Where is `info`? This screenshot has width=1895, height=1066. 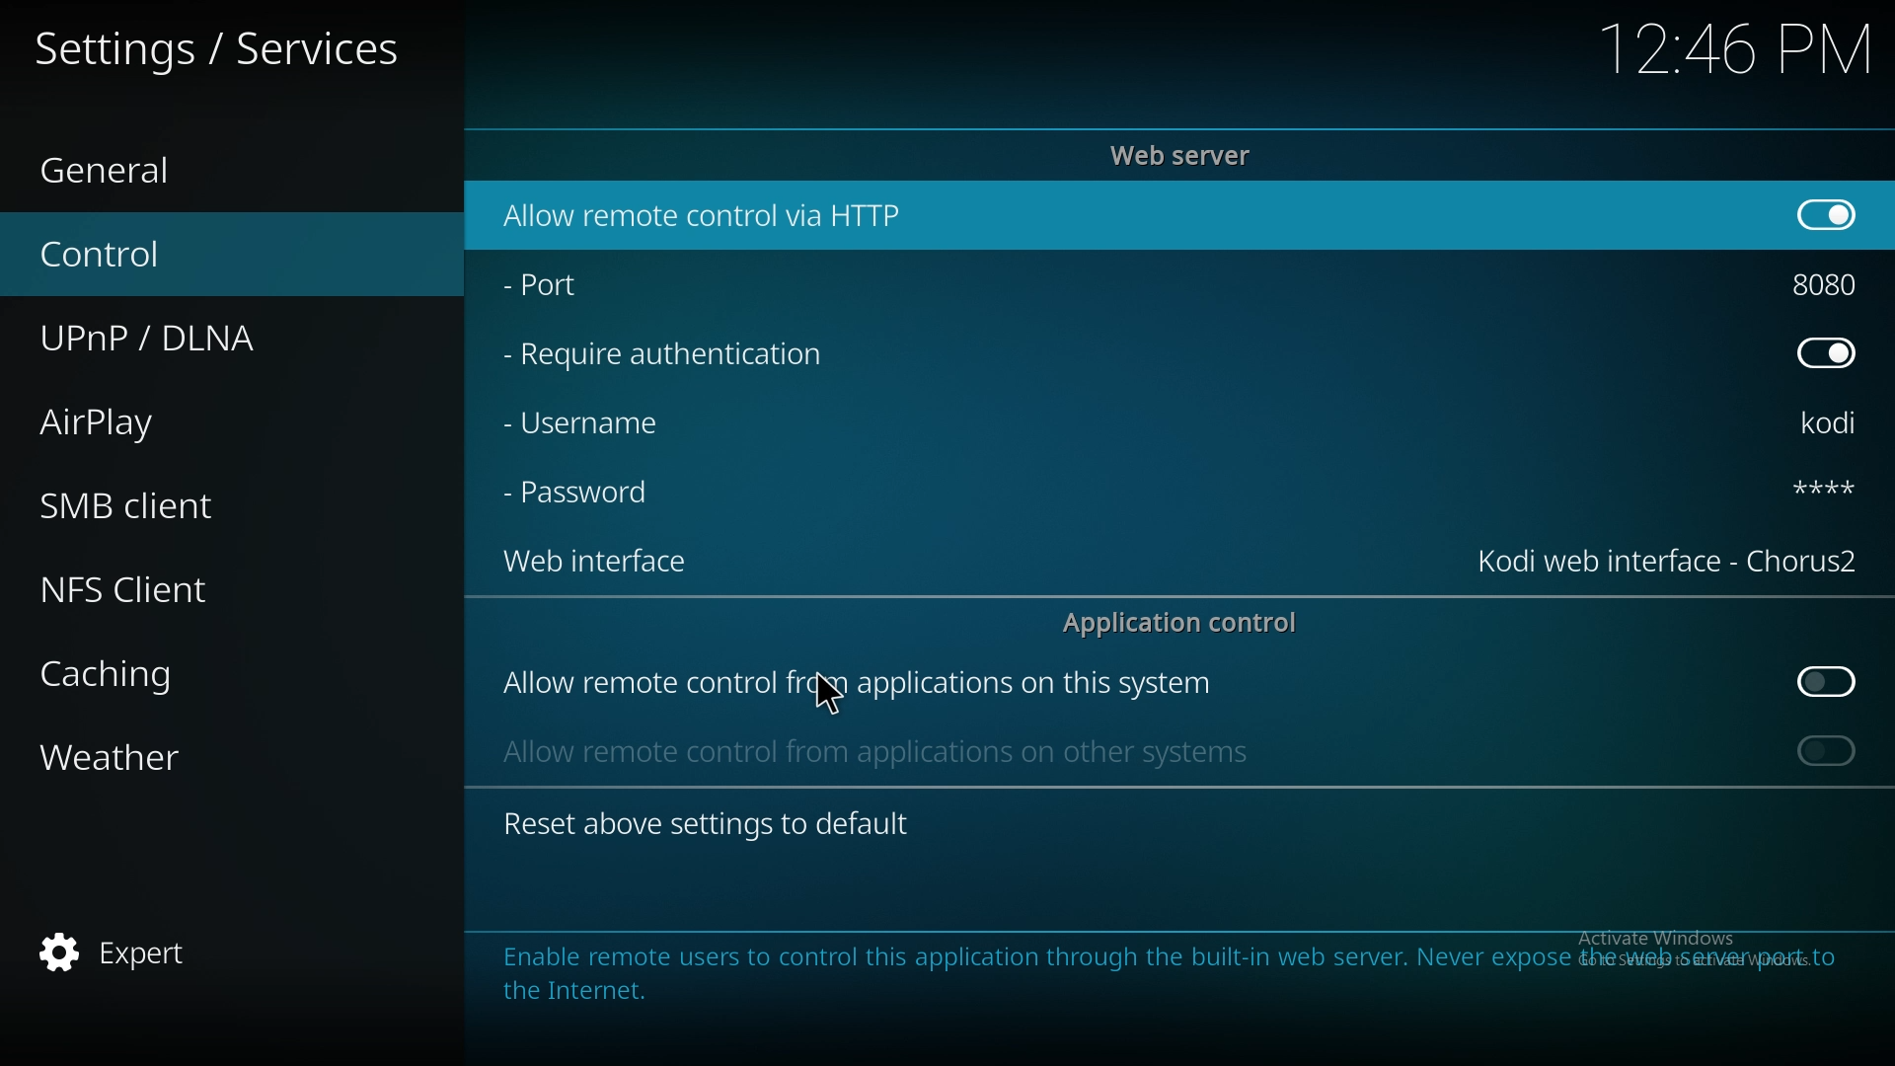 info is located at coordinates (1150, 971).